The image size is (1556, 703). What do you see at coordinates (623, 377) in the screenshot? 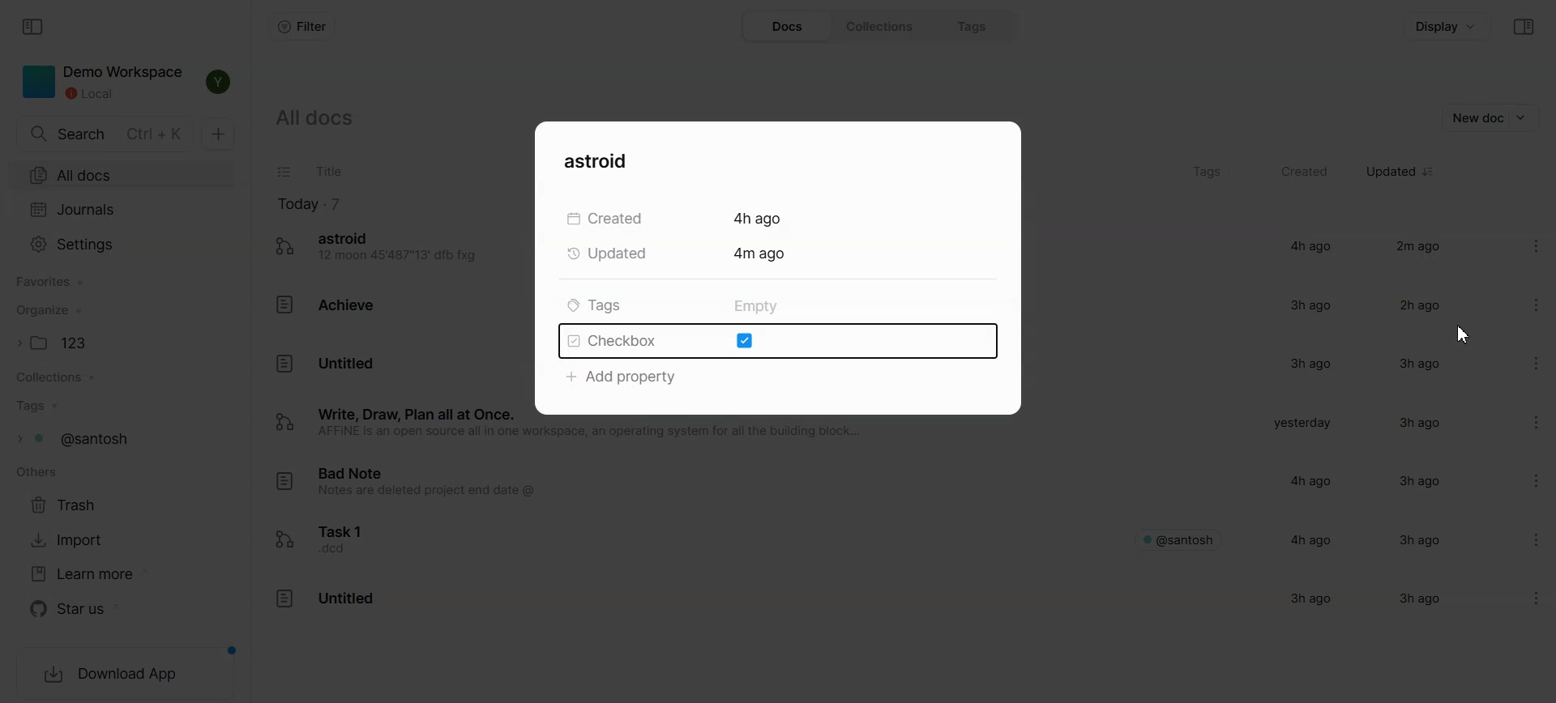
I see `Add property` at bounding box center [623, 377].